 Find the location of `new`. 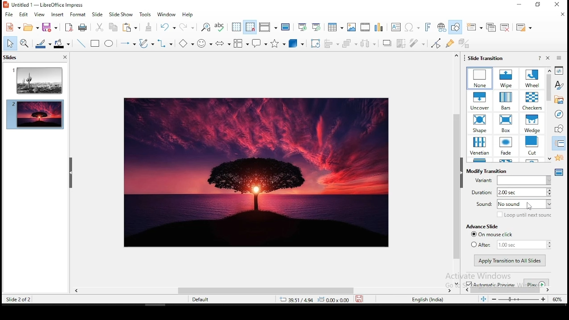

new is located at coordinates (13, 27).